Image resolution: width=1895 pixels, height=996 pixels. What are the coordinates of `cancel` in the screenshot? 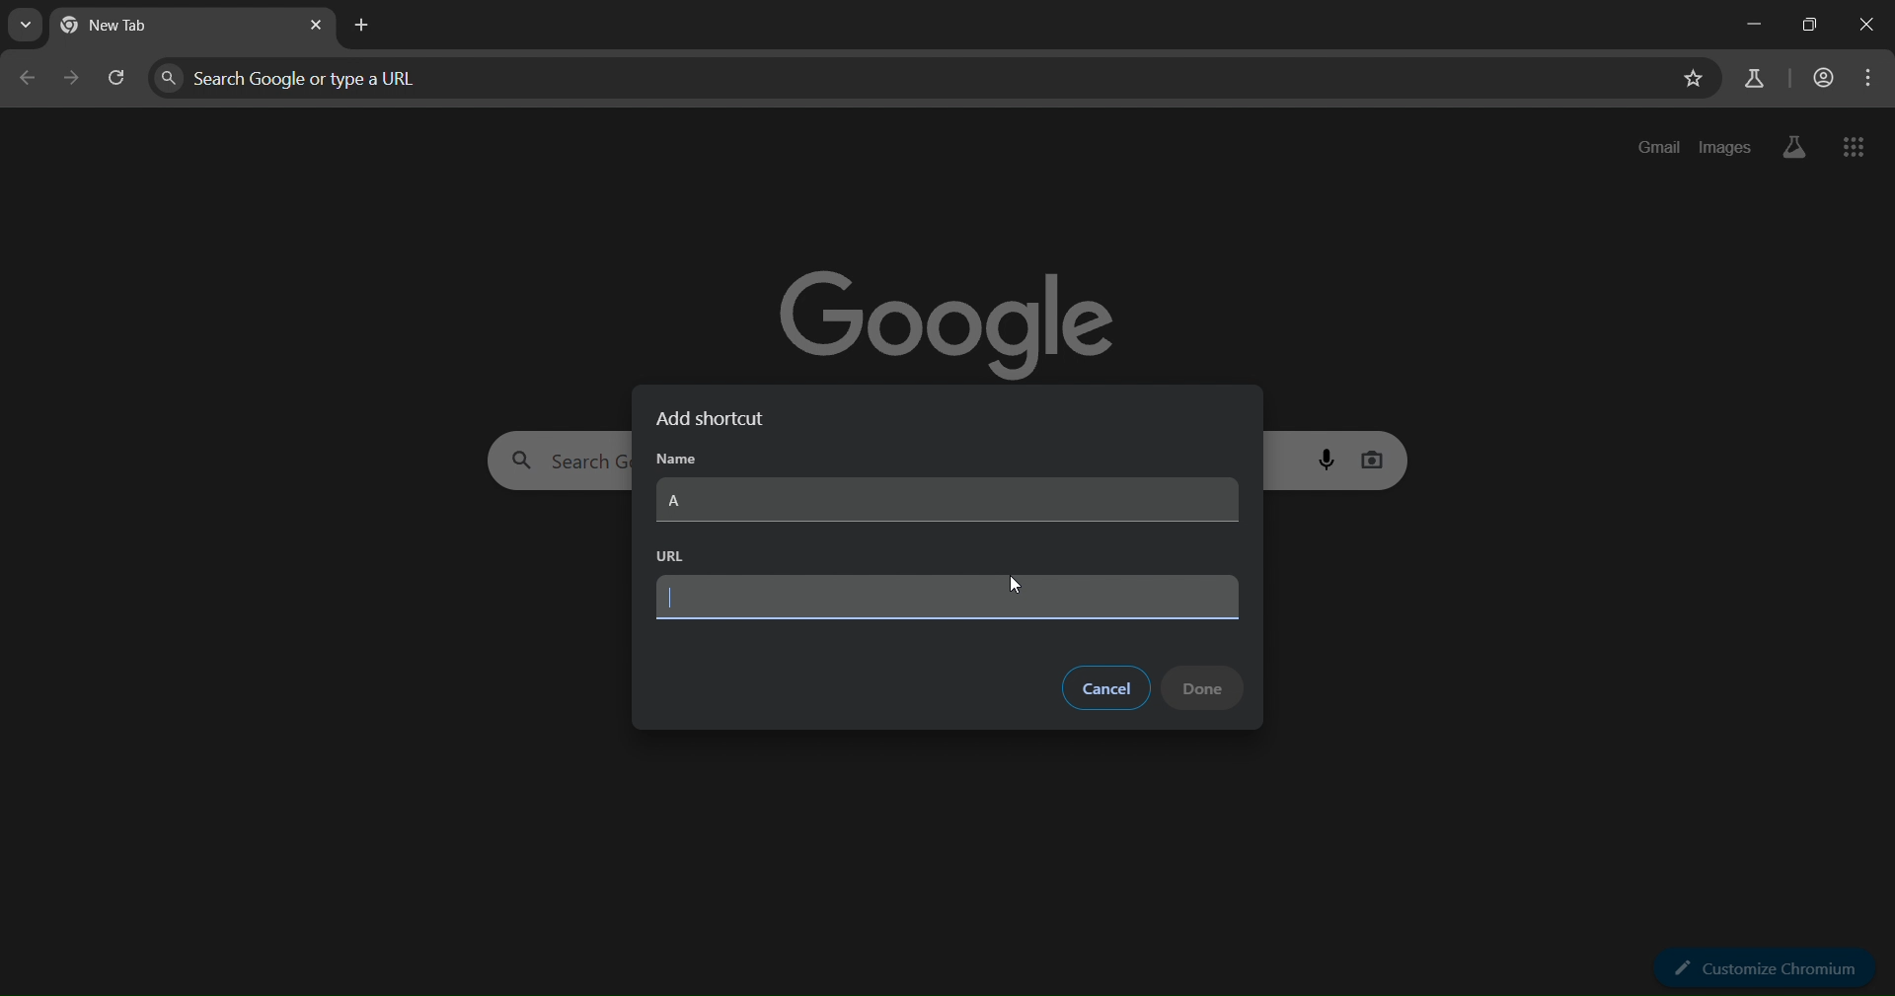 It's located at (1108, 685).